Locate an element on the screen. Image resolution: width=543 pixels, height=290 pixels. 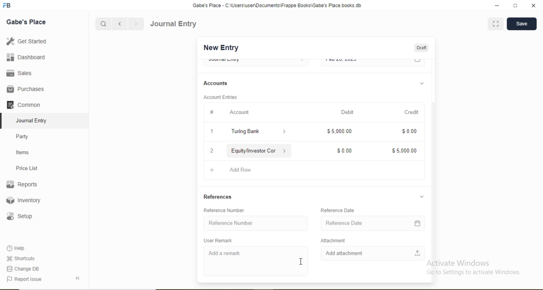
$0.00 is located at coordinates (344, 151).